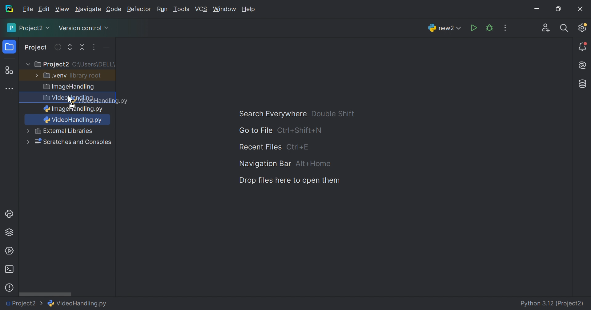 The width and height of the screenshot is (591, 310). Describe the element at coordinates (9, 251) in the screenshot. I see `Services` at that location.